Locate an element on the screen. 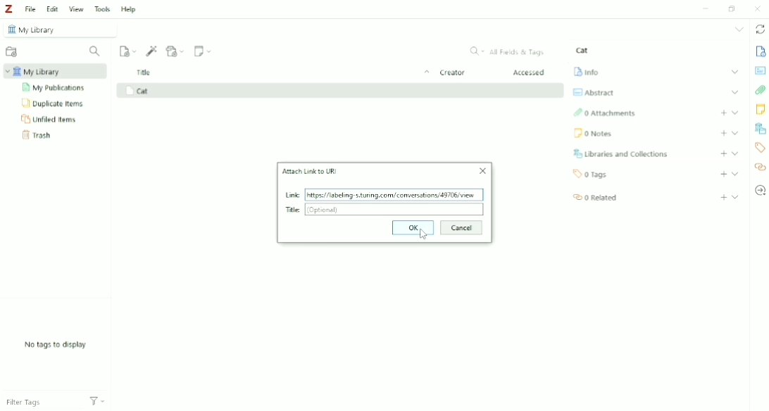  Attachments is located at coordinates (761, 91).